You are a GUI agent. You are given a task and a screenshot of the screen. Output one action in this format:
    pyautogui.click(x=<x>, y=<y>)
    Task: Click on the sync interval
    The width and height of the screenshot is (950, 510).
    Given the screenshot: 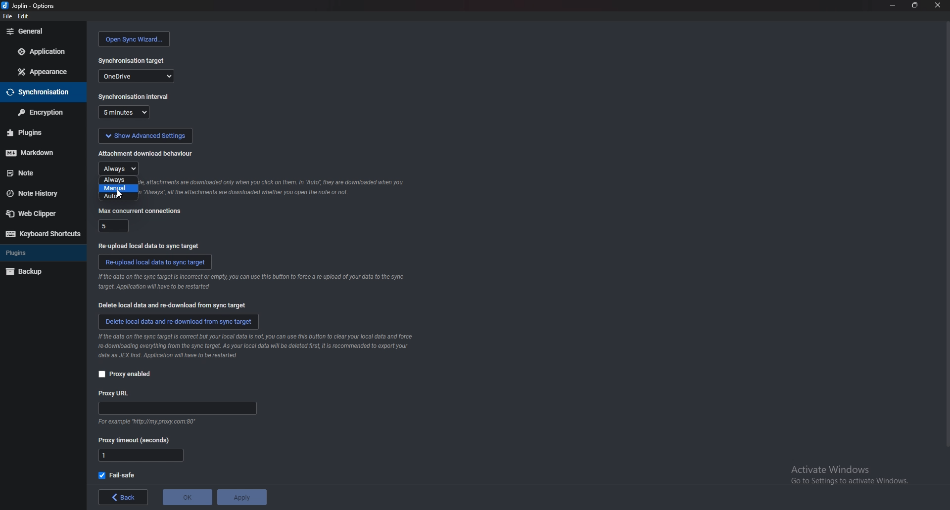 What is the action you would take?
    pyautogui.click(x=135, y=96)
    